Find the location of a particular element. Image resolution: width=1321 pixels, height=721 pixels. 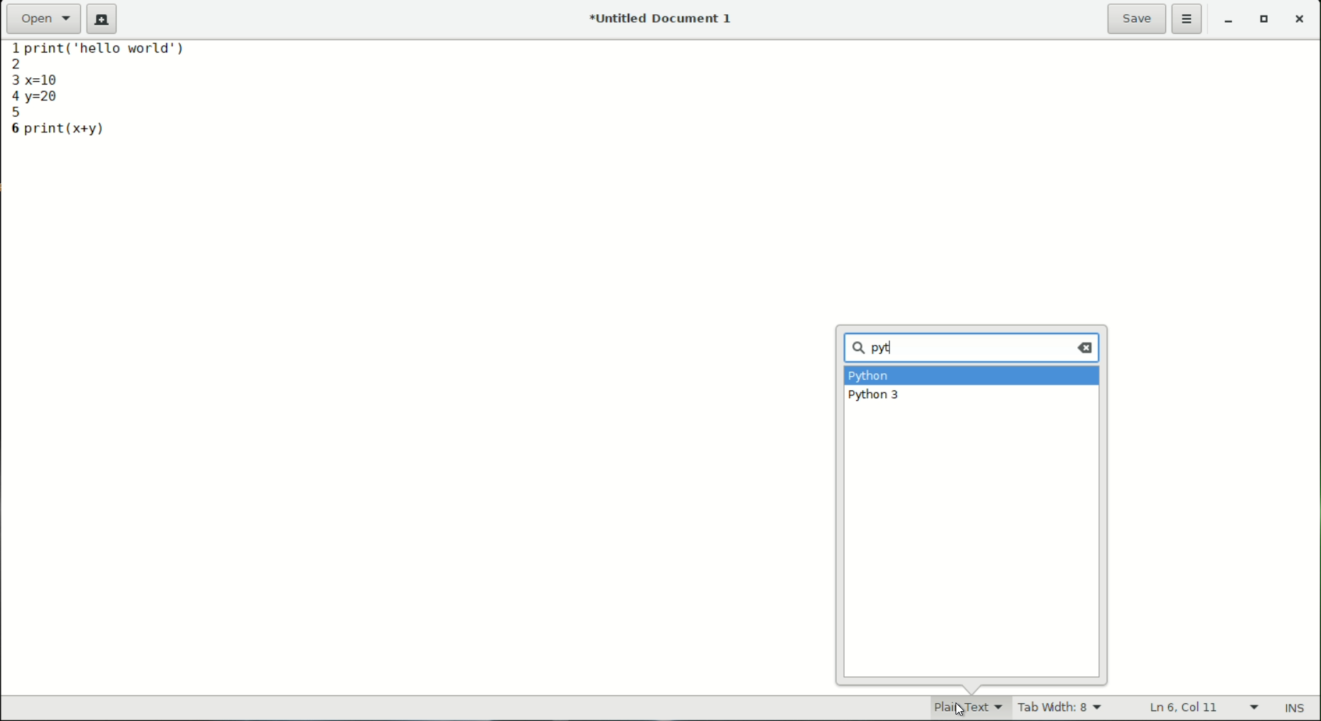

y equation  is located at coordinates (46, 97).